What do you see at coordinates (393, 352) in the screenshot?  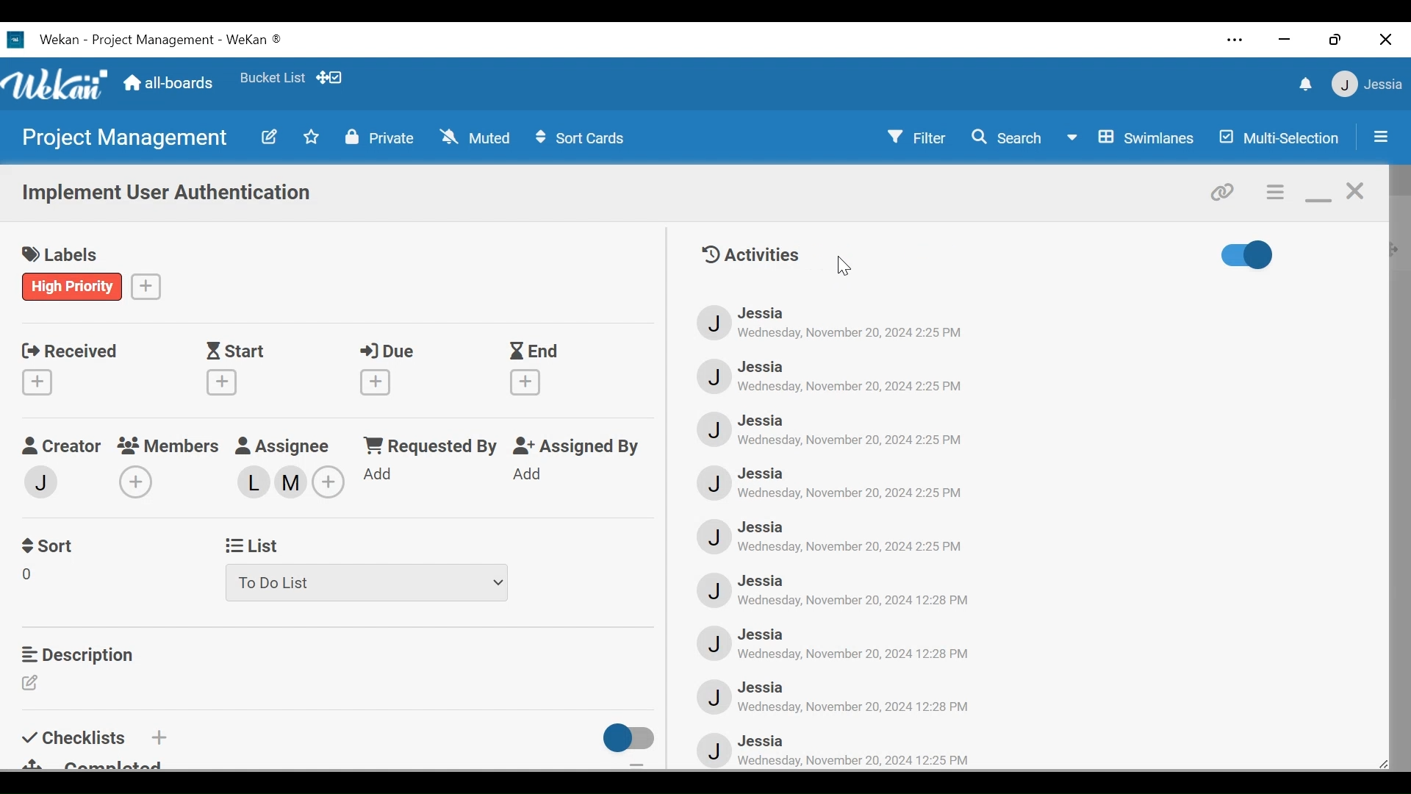 I see `Due Date` at bounding box center [393, 352].